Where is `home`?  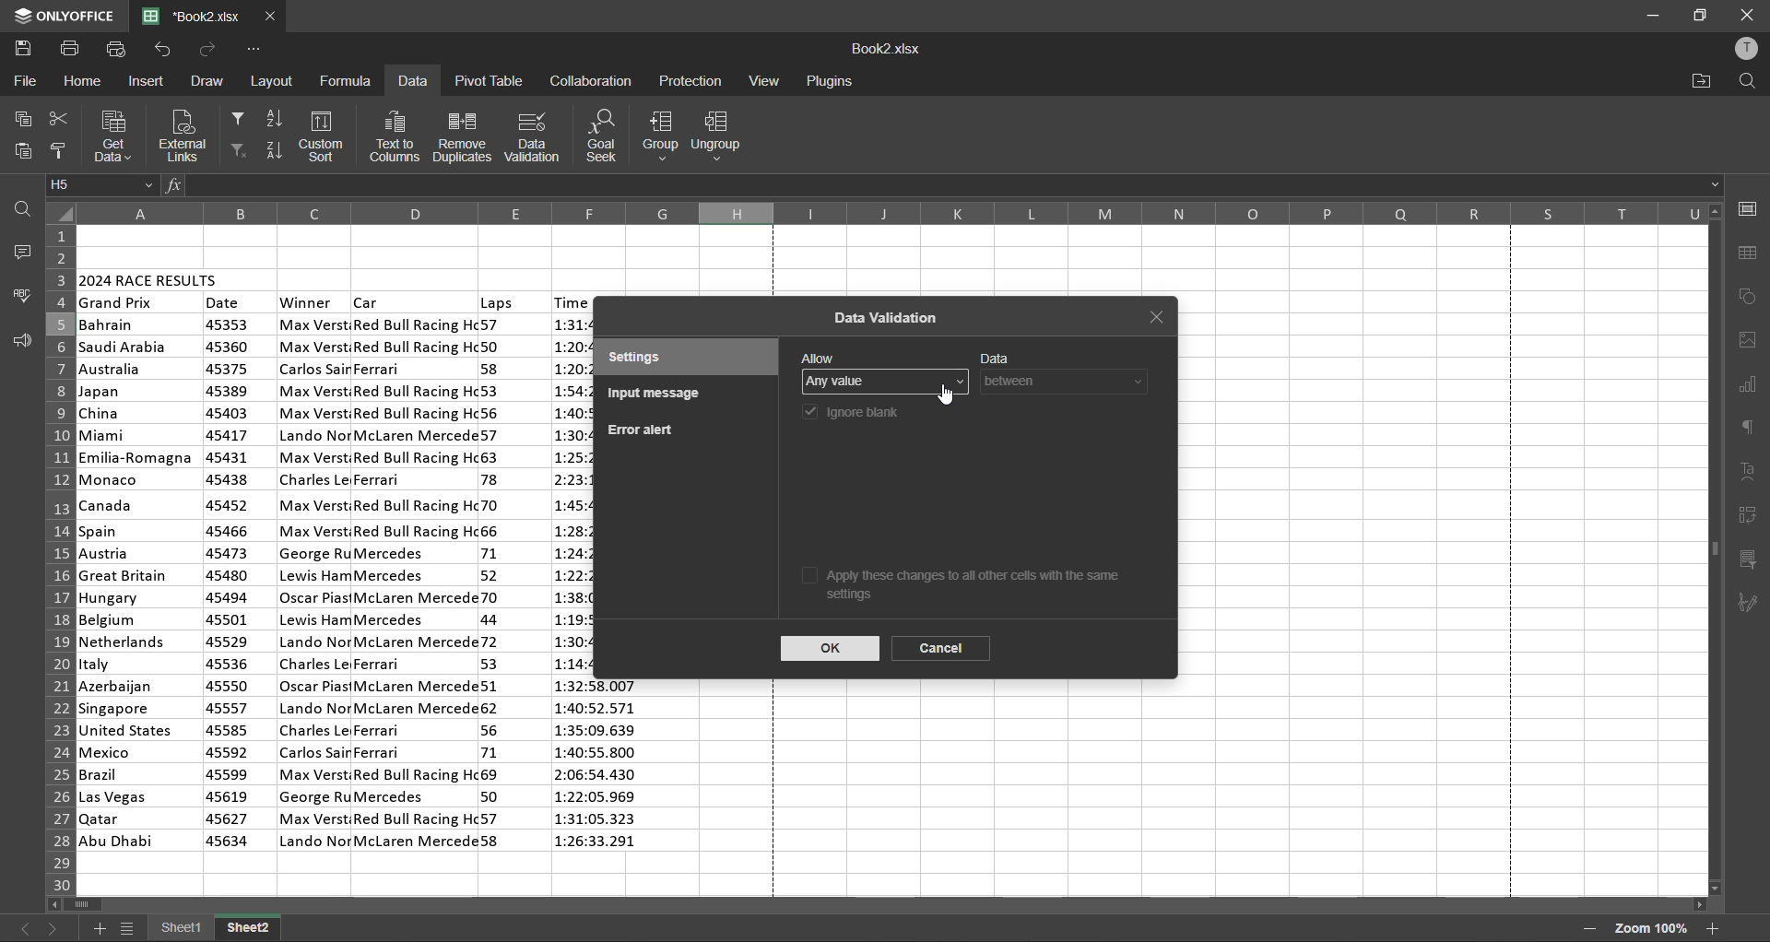
home is located at coordinates (83, 83).